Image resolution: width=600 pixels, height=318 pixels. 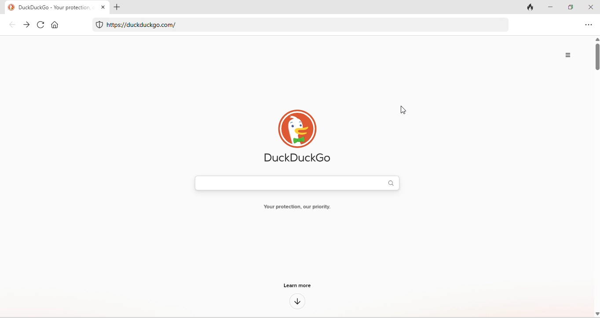 I want to click on option, so click(x=590, y=26).